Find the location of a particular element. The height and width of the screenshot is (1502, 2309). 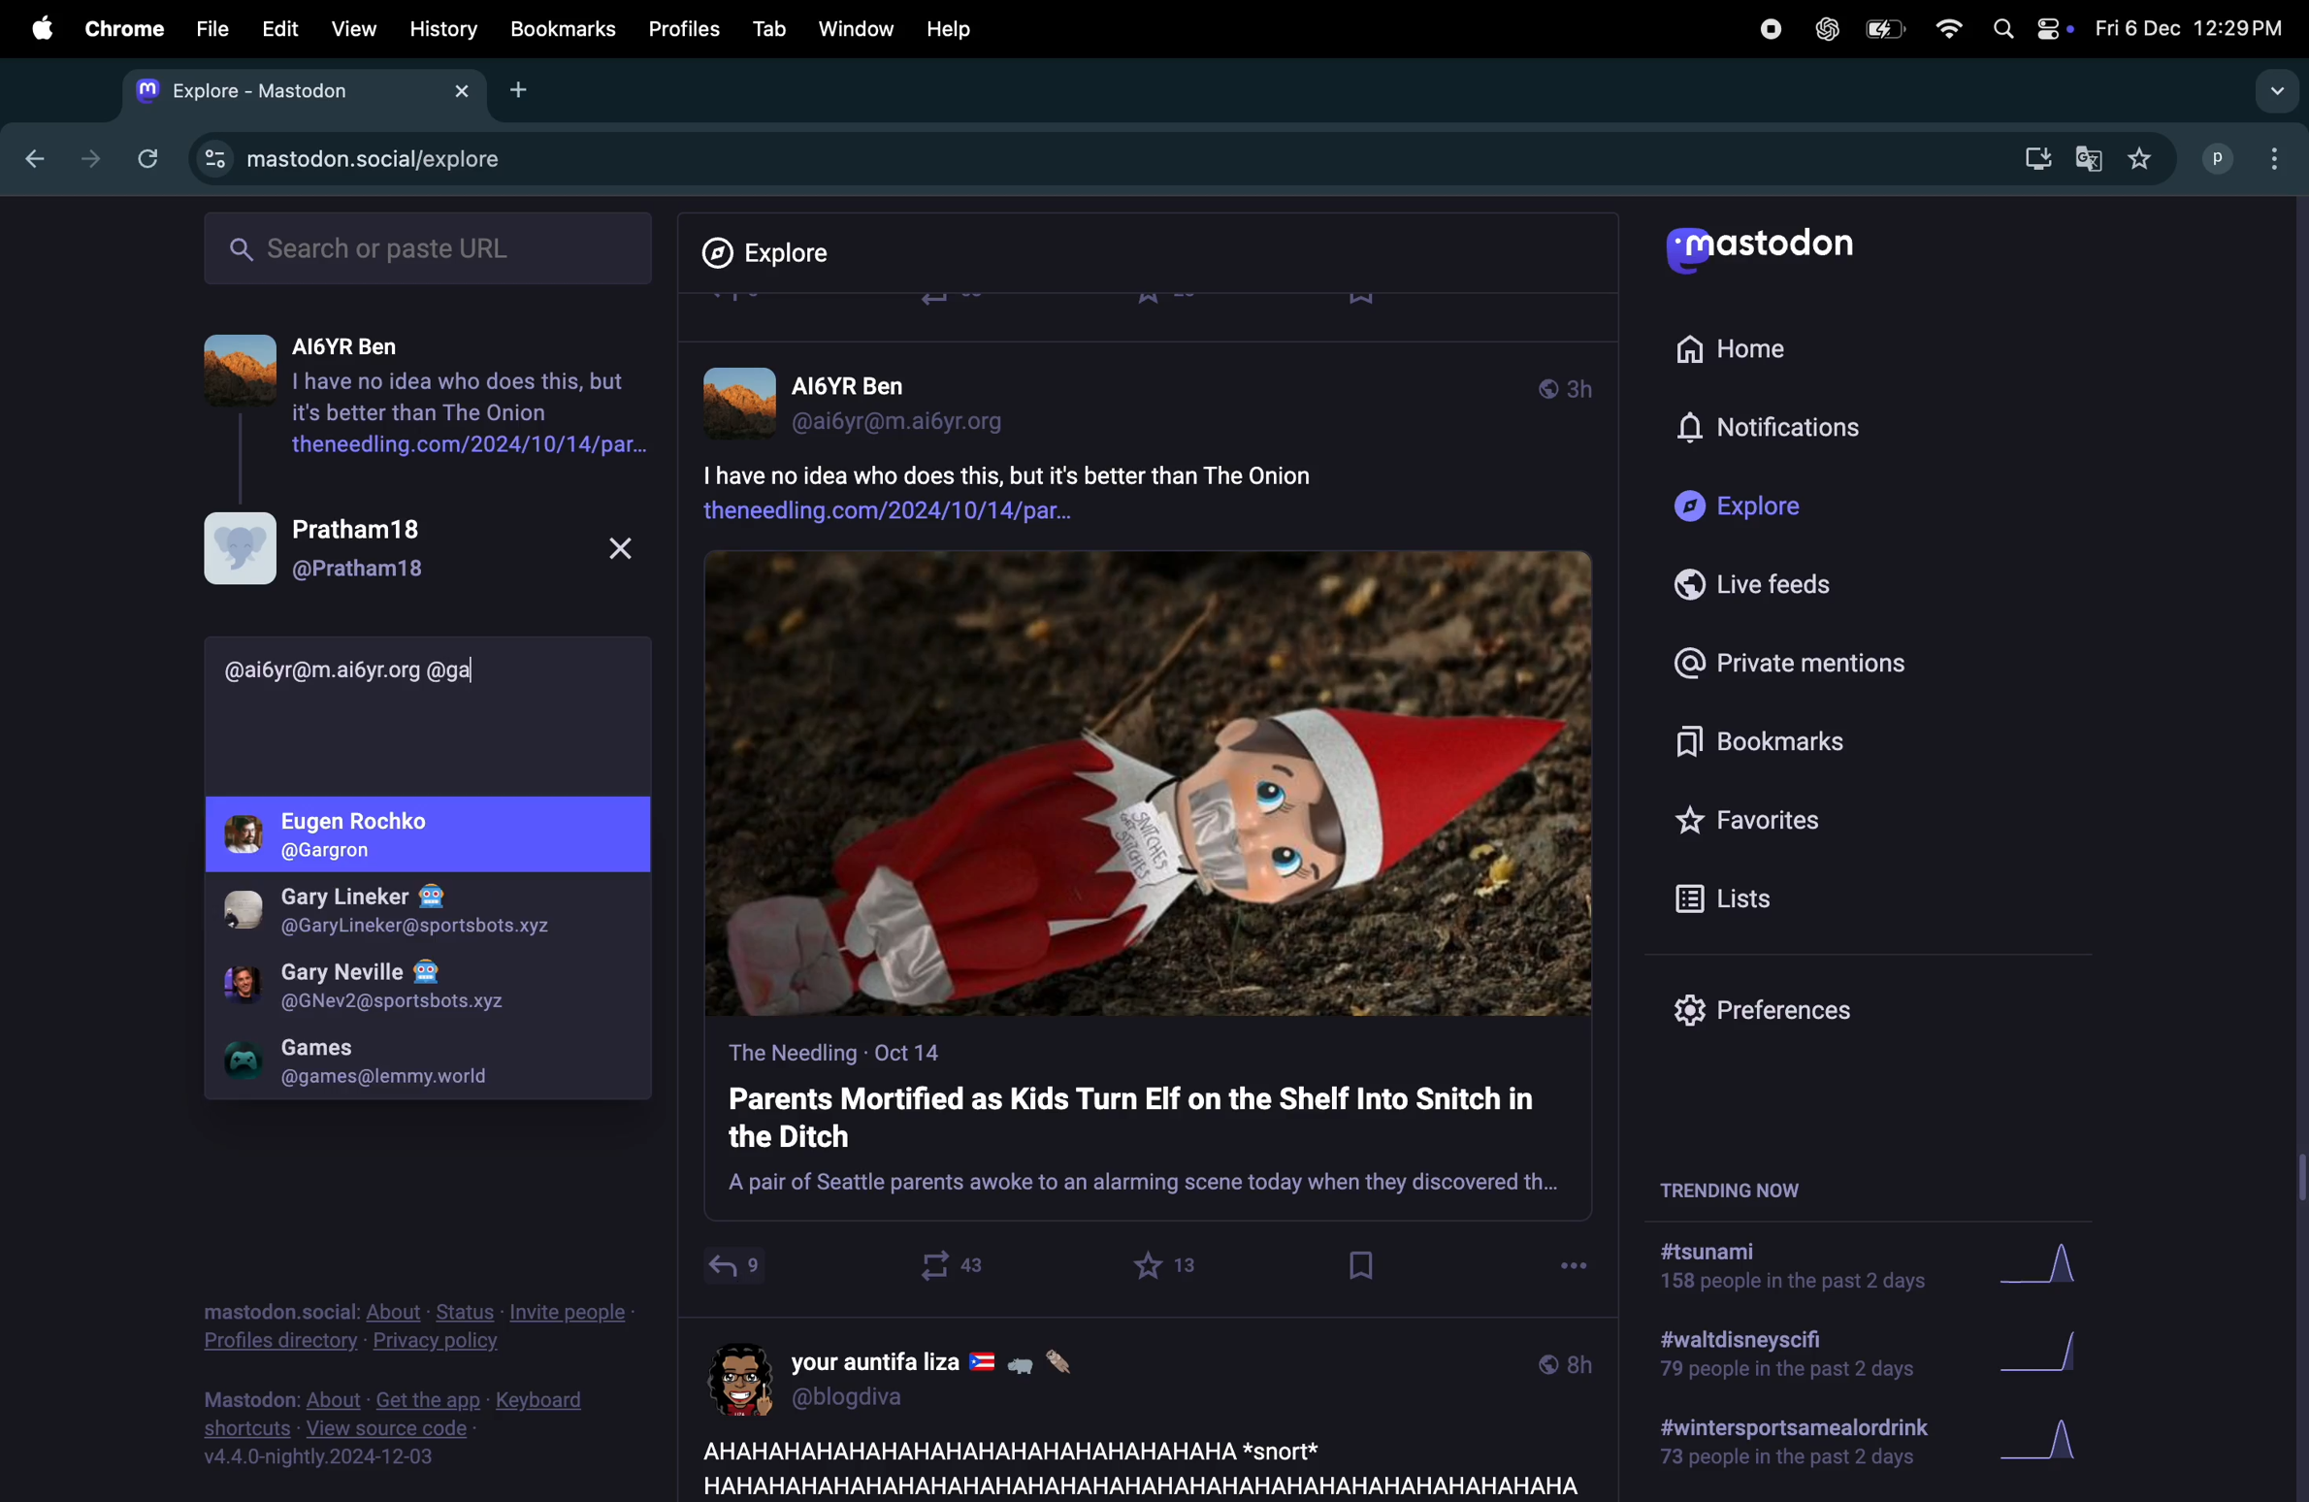

user profile is located at coordinates (2248, 156).